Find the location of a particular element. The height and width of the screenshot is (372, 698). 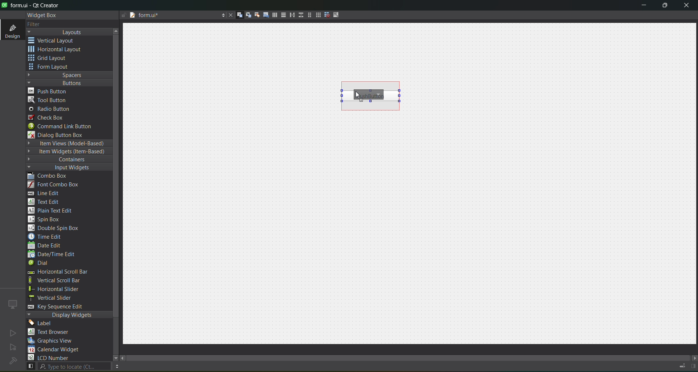

no active project is located at coordinates (13, 348).